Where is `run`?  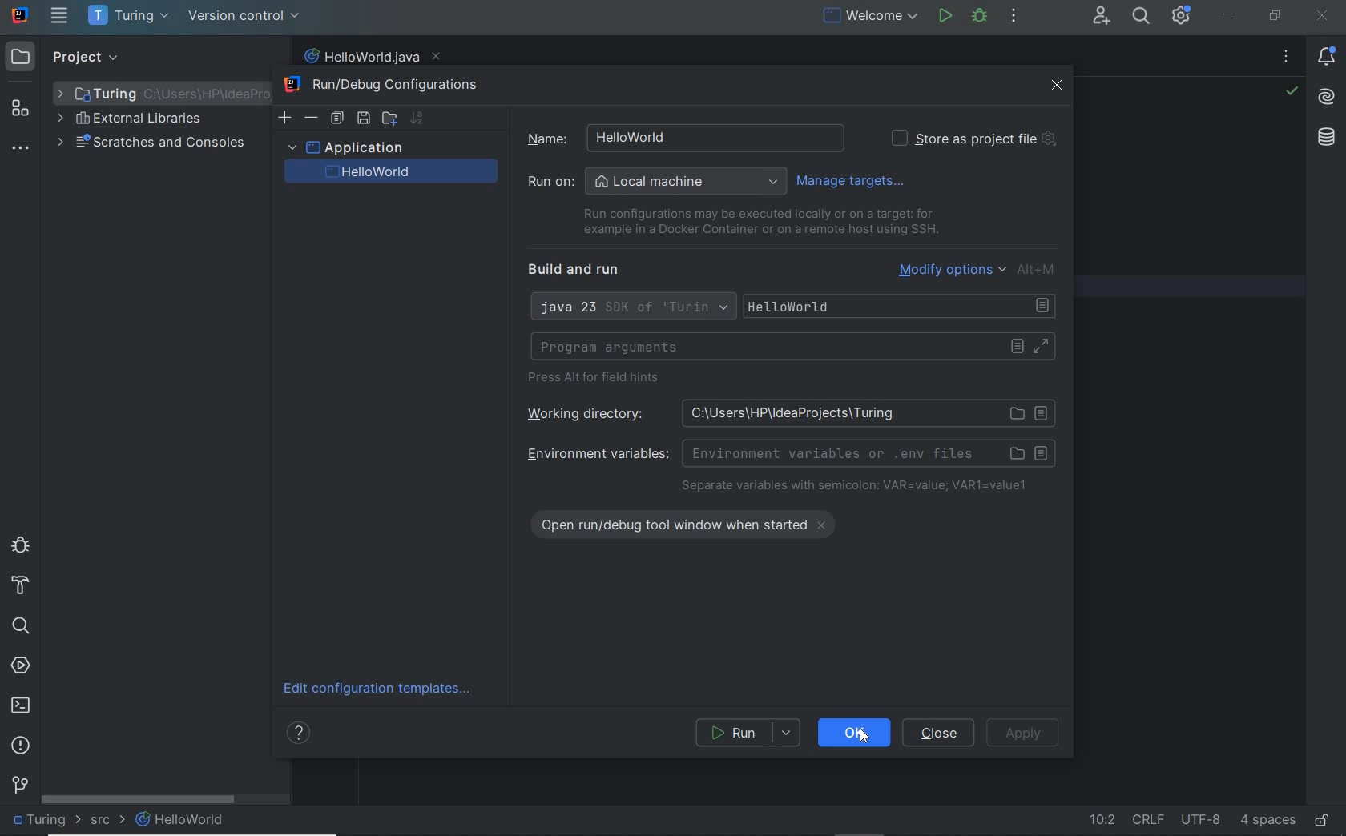
run is located at coordinates (945, 15).